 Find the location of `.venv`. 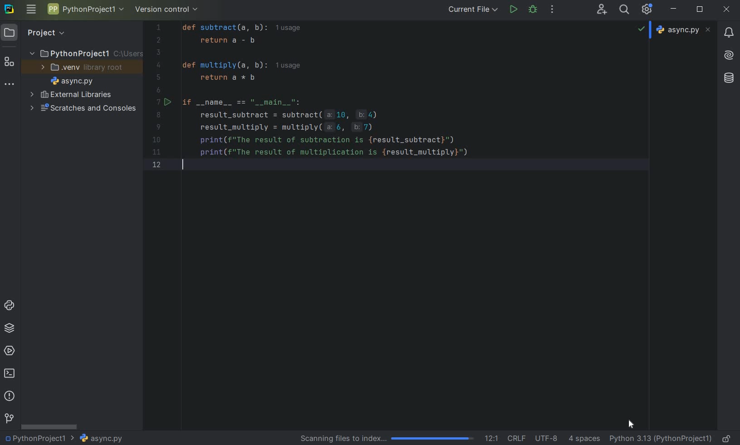

.venv is located at coordinates (82, 67).